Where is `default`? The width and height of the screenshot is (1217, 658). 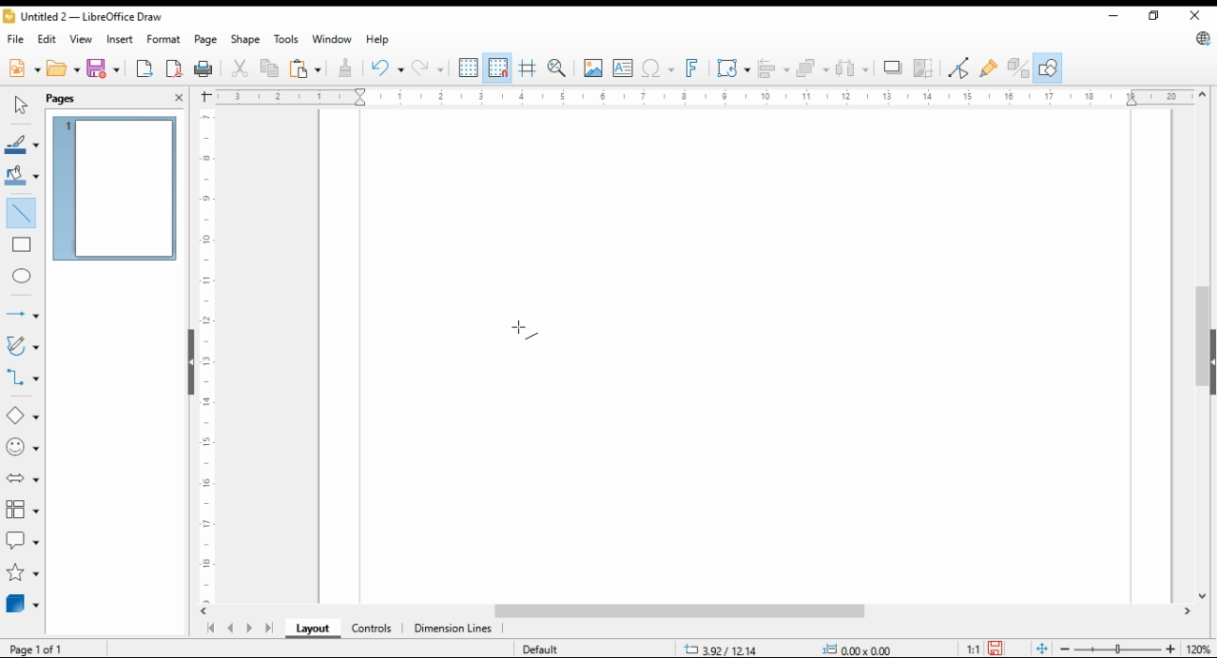
default is located at coordinates (539, 648).